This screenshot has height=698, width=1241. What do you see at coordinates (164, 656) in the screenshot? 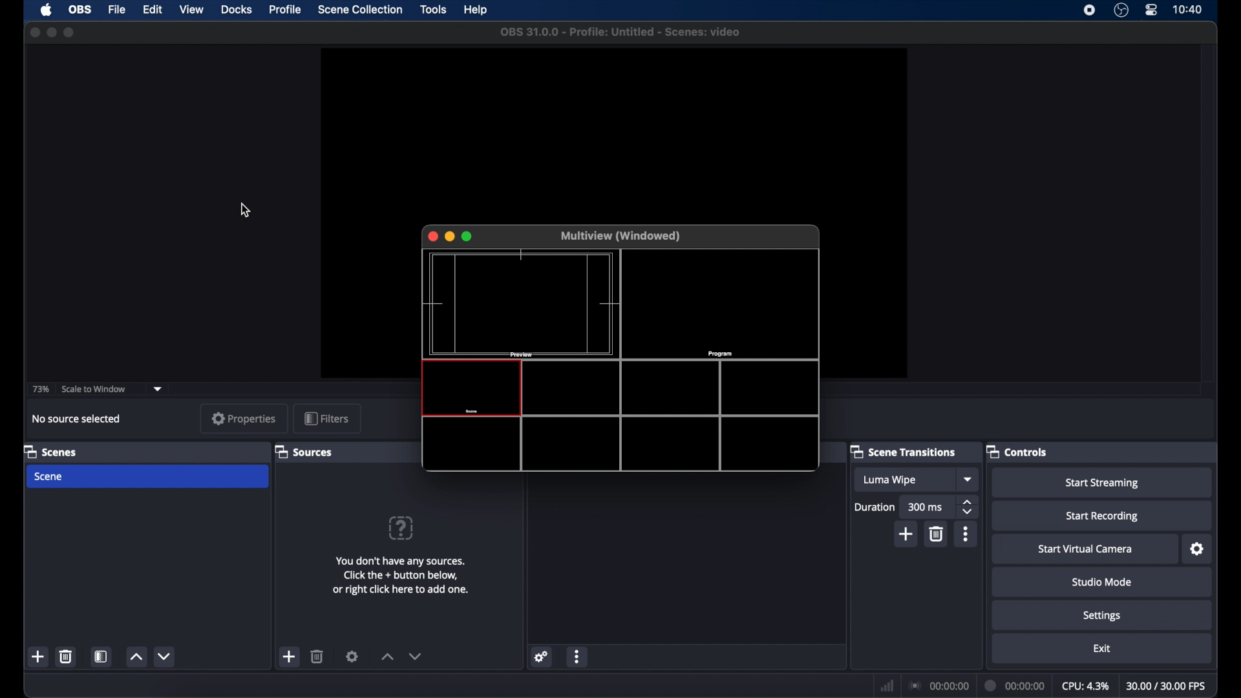
I see `decrement` at bounding box center [164, 656].